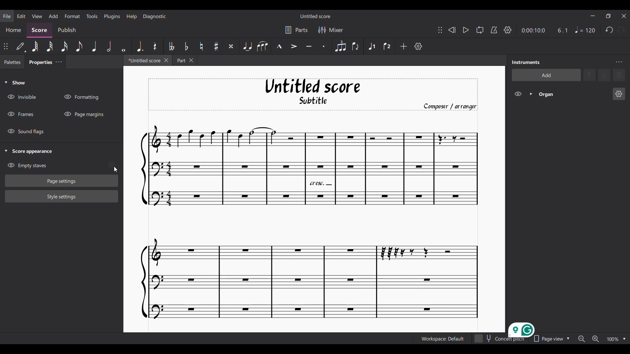 Image resolution: width=630 pixels, height=354 pixels. Describe the element at coordinates (568, 94) in the screenshot. I see `Highlighted after measure selection` at that location.